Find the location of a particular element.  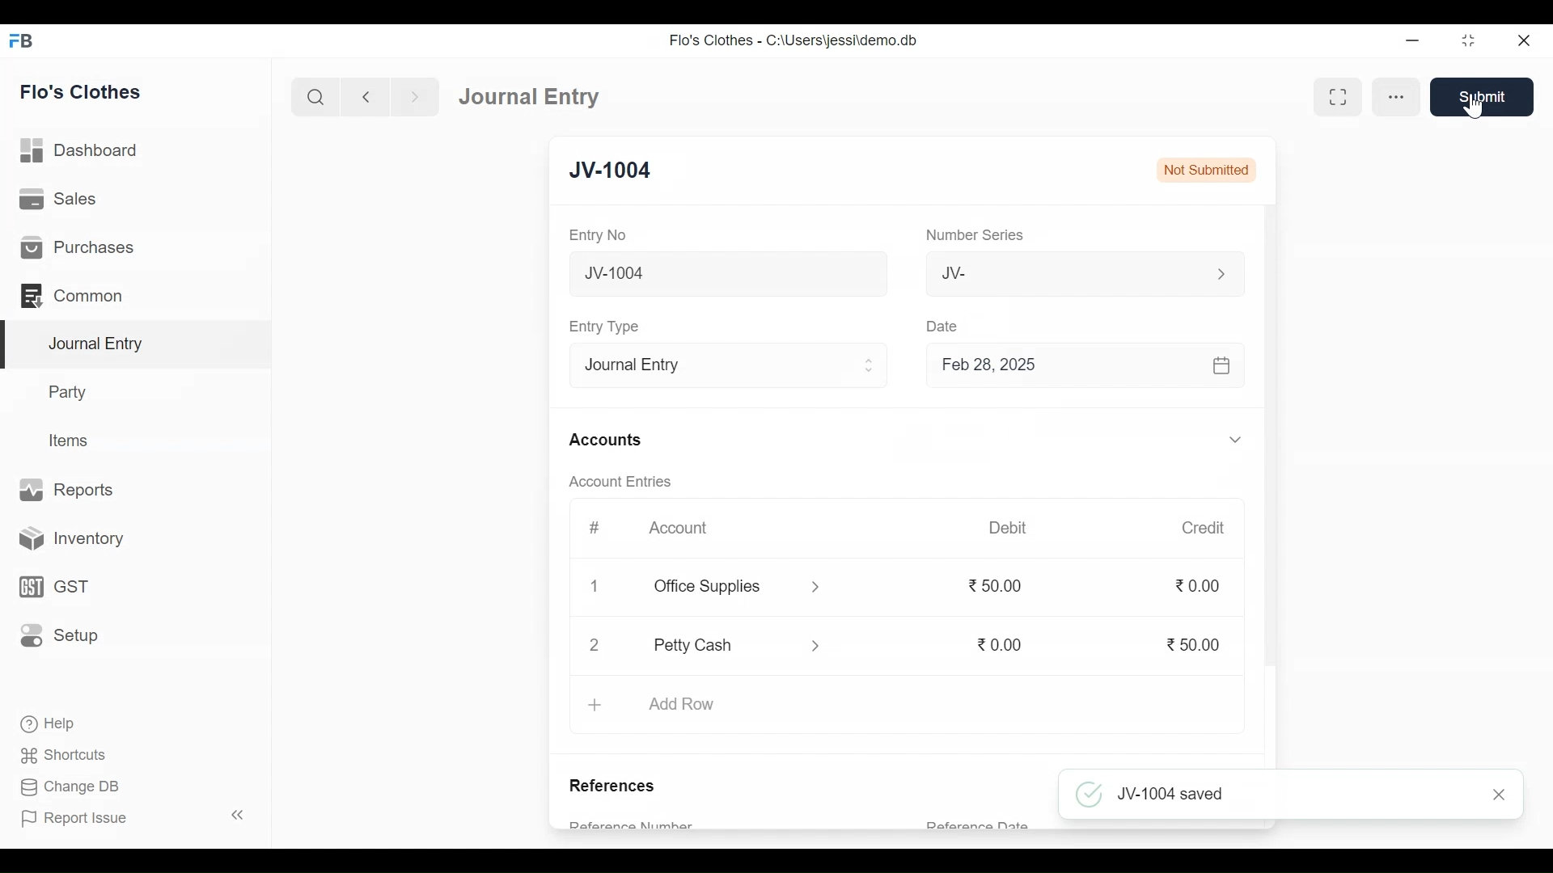

References is located at coordinates (619, 787).